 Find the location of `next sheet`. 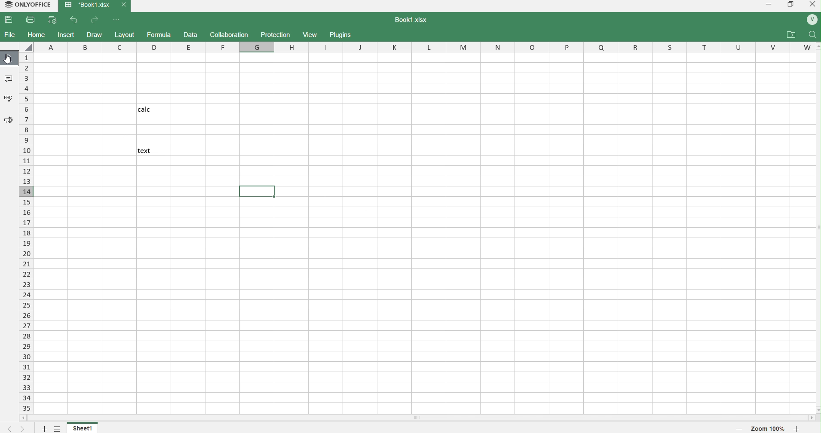

next sheet is located at coordinates (21, 428).